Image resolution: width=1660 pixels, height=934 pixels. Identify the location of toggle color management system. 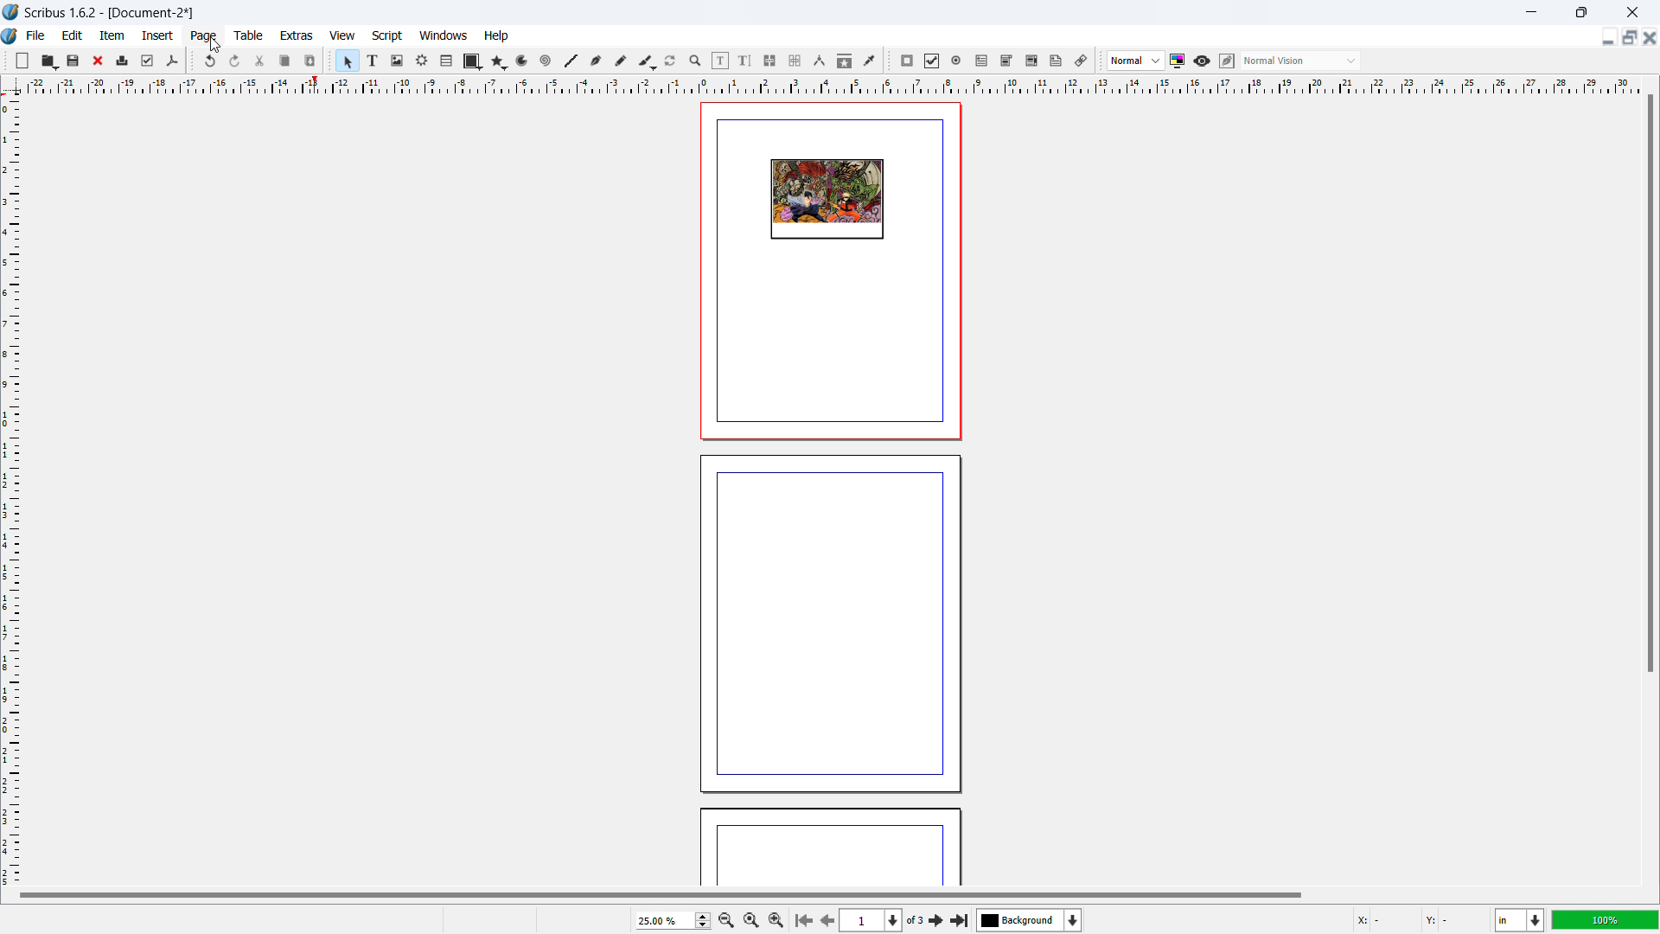
(1178, 61).